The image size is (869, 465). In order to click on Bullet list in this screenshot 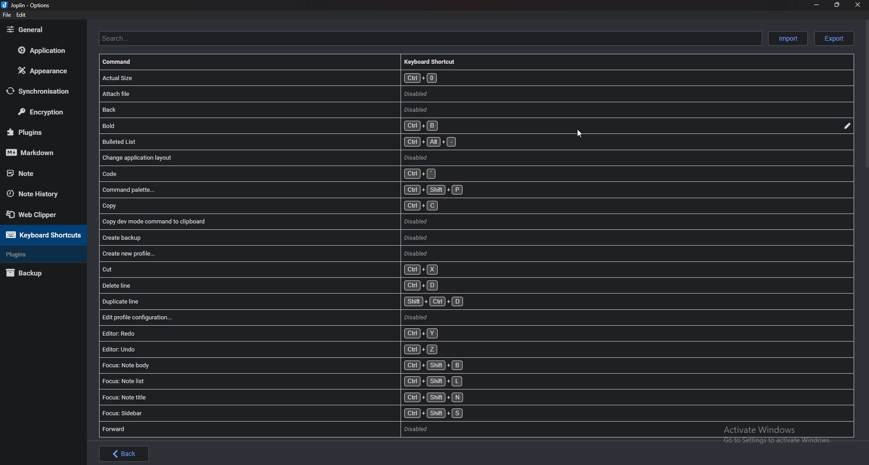, I will do `click(281, 142)`.